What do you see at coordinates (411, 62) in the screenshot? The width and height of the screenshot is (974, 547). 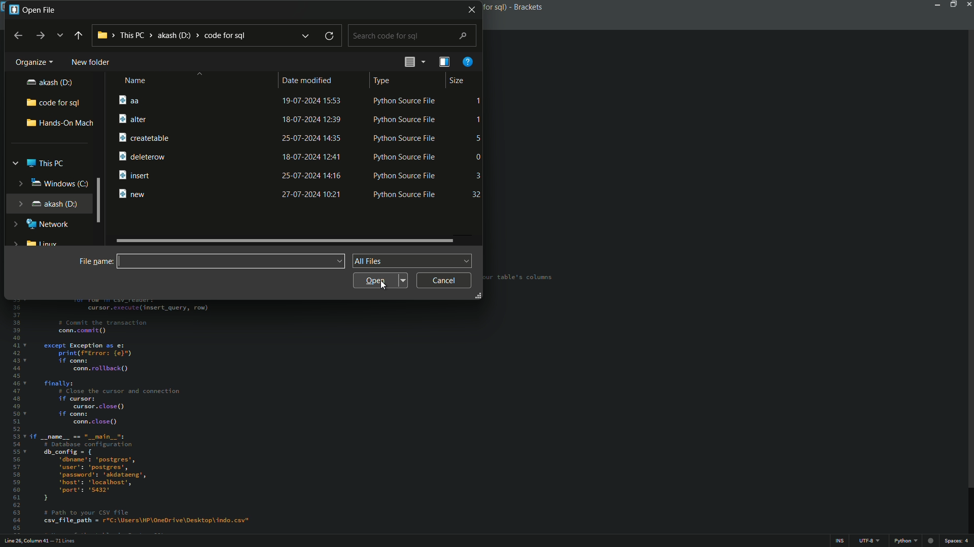 I see `change the view` at bounding box center [411, 62].